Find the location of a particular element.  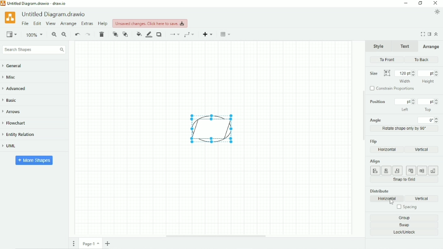

Line color is located at coordinates (149, 34).